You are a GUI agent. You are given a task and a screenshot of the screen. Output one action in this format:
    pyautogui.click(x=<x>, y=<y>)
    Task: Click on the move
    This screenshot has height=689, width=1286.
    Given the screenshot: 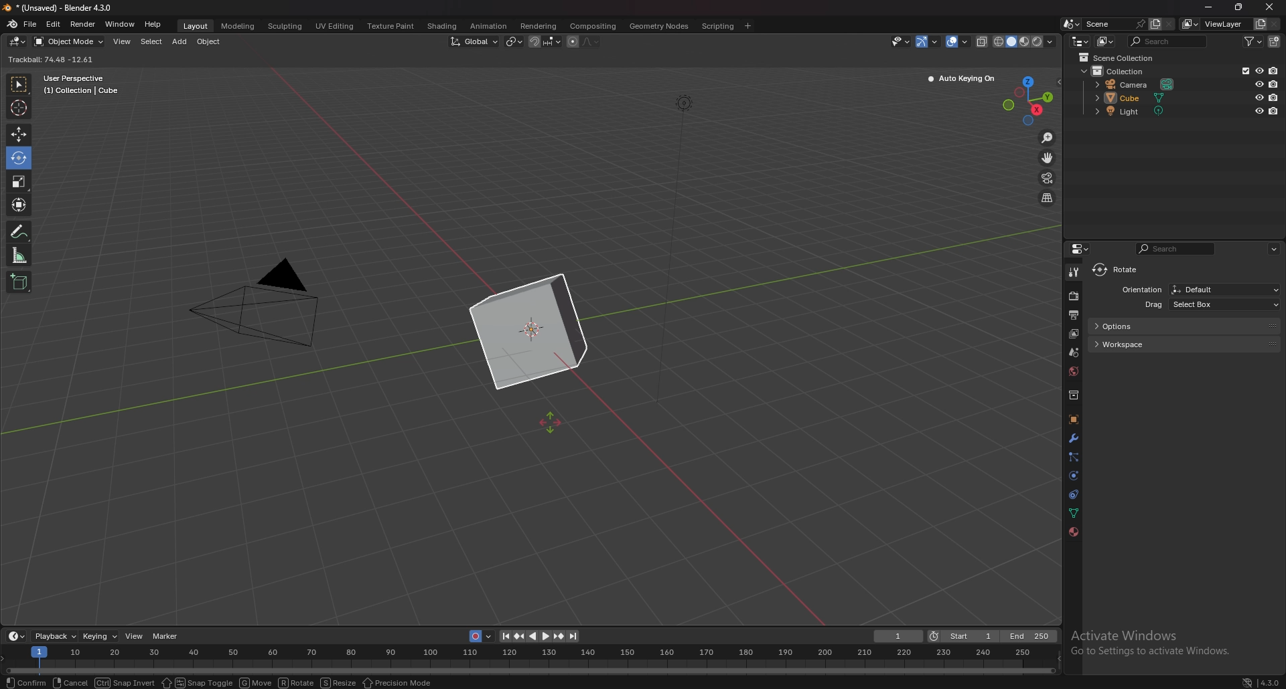 What is the action you would take?
    pyautogui.click(x=18, y=135)
    